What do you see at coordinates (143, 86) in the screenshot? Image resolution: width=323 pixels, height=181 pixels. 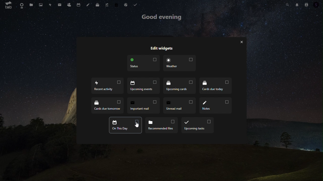 I see `Upcoming events` at bounding box center [143, 86].